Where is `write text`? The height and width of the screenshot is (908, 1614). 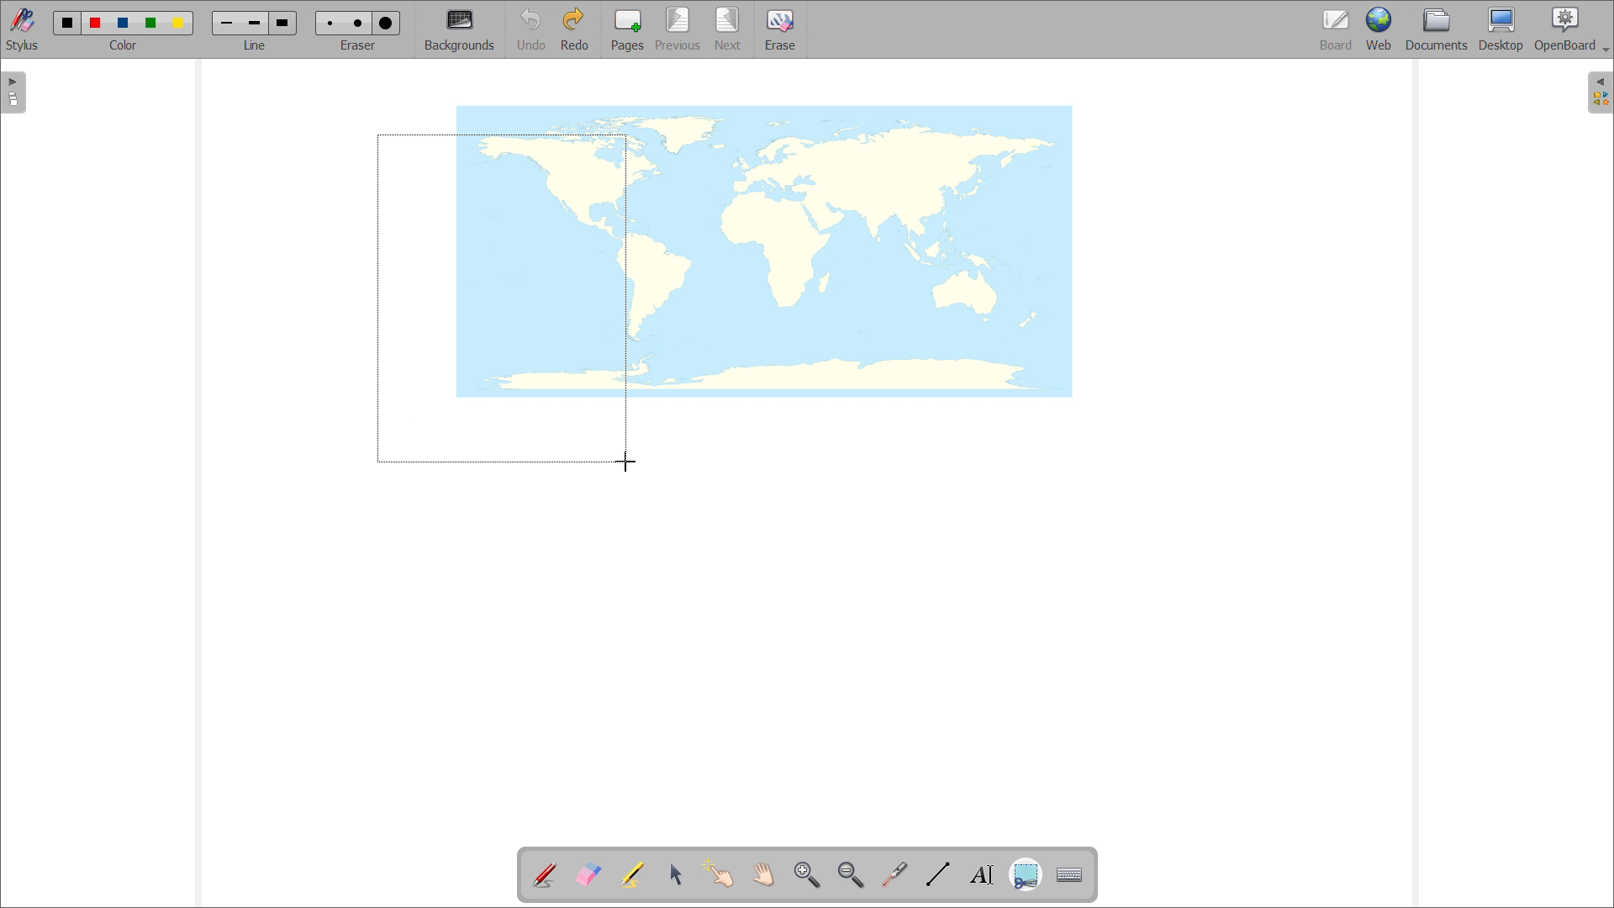 write text is located at coordinates (982, 875).